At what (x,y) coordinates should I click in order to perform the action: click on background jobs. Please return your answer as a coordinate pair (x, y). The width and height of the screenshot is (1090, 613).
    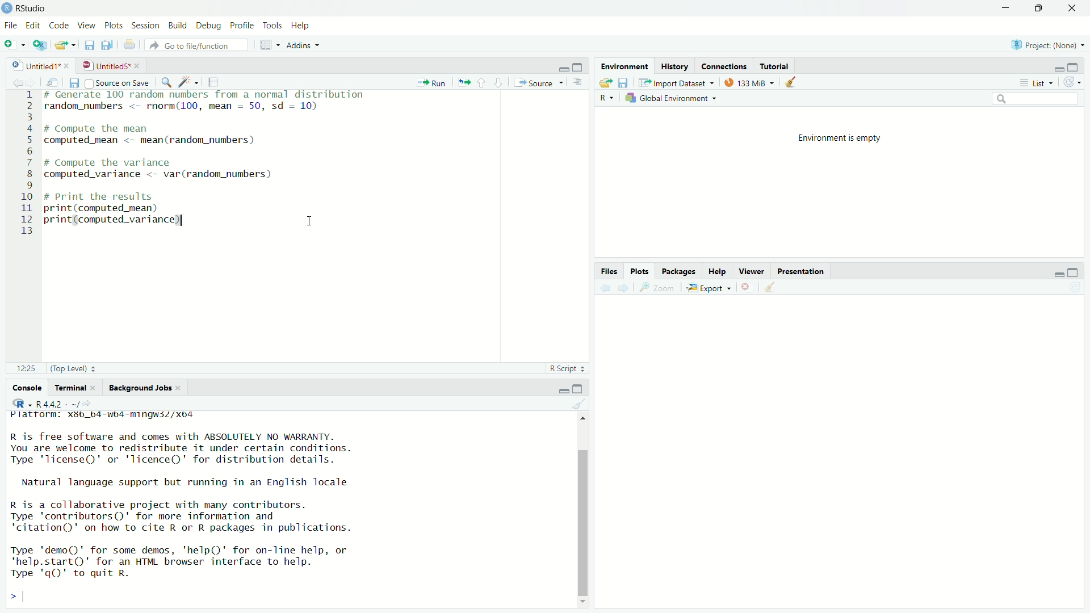
    Looking at the image, I should click on (141, 387).